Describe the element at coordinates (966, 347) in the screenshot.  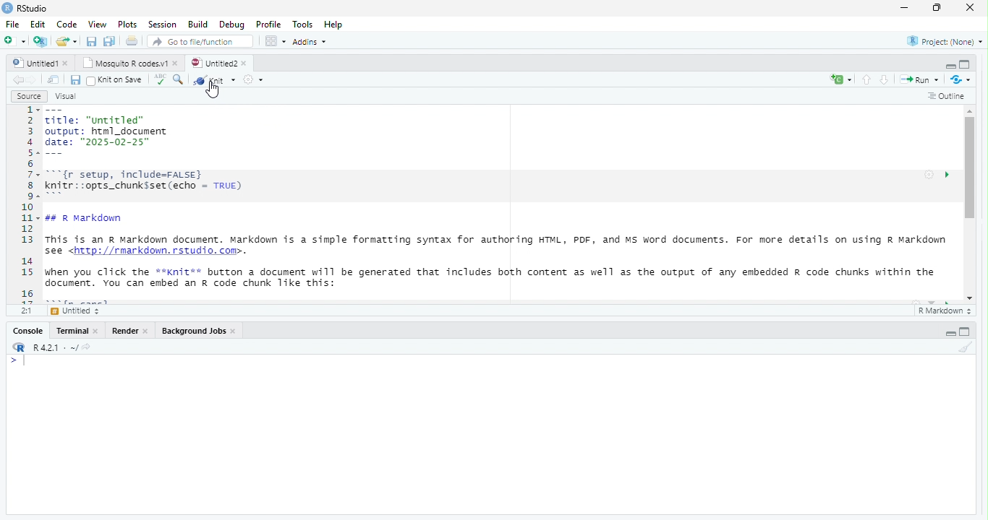
I see `clean` at that location.